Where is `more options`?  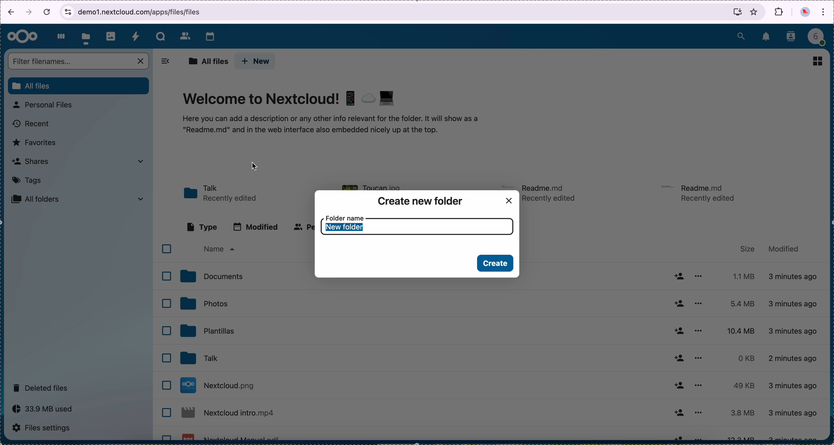 more options is located at coordinates (700, 276).